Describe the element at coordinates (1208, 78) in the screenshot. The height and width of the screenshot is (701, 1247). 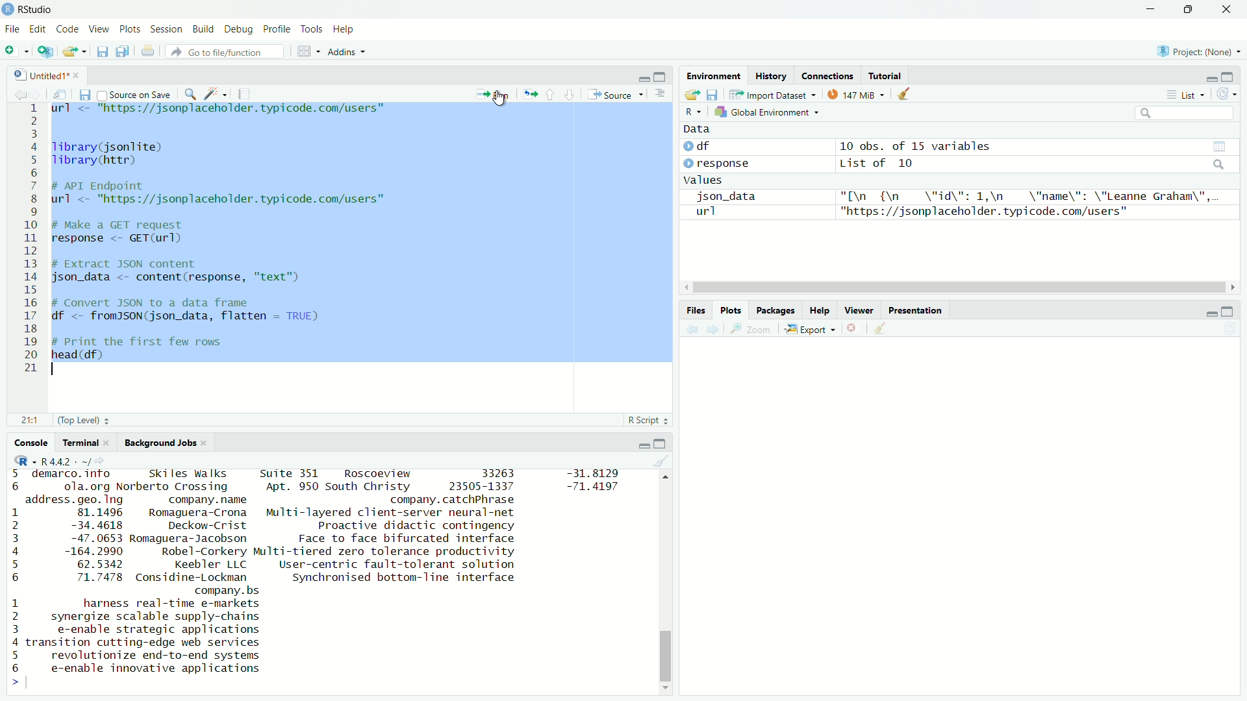
I see `Minimize` at that location.